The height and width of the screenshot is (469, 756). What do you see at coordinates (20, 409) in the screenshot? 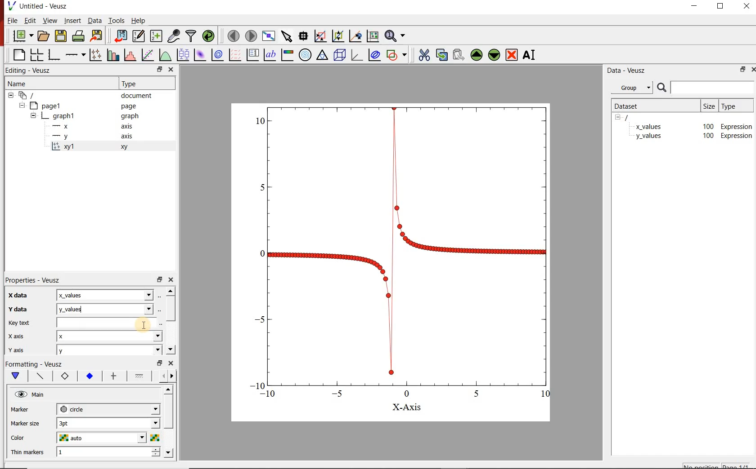
I see `Marker` at bounding box center [20, 409].